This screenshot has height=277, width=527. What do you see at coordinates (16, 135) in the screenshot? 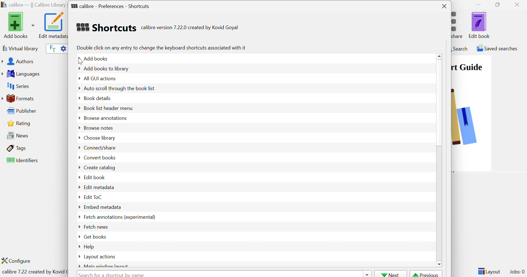
I see `News` at bounding box center [16, 135].